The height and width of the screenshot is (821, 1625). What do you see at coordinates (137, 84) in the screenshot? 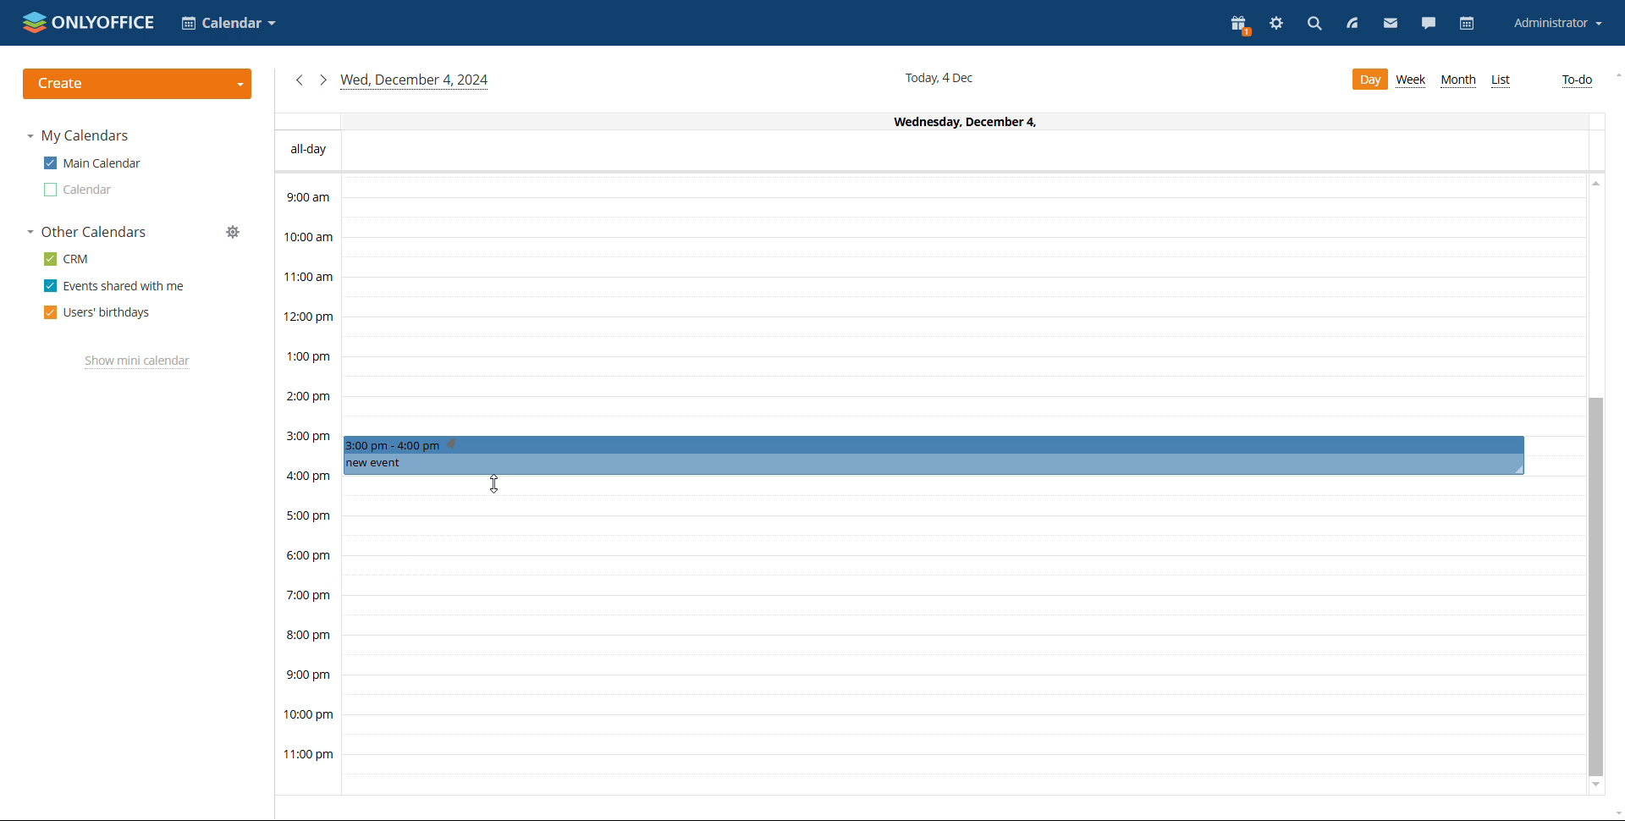
I see `create` at bounding box center [137, 84].